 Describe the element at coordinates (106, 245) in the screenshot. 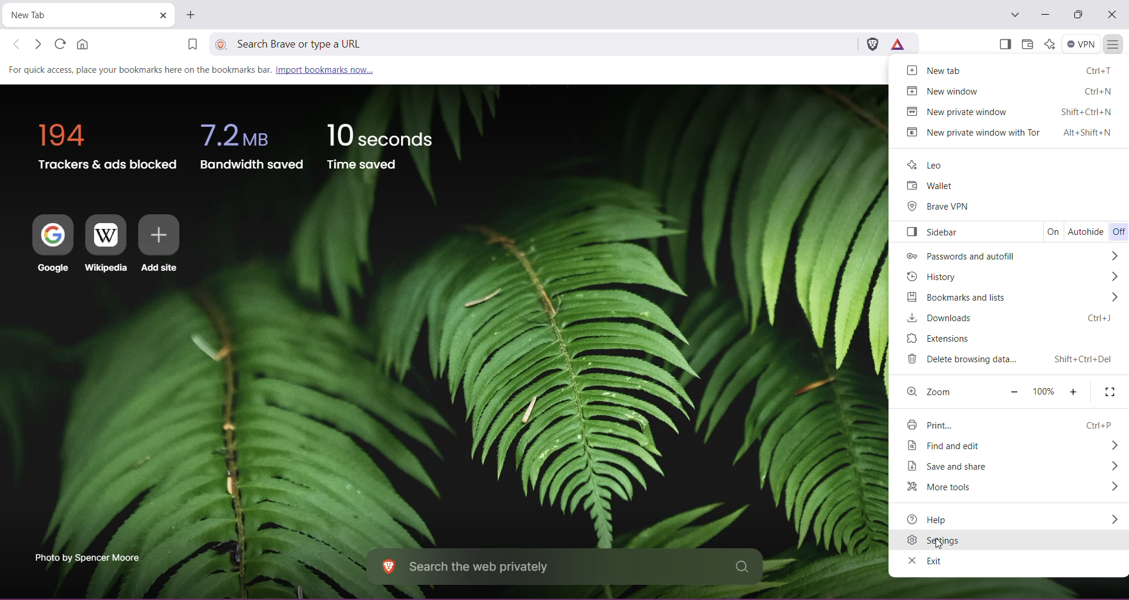

I see `Wikipedia` at that location.